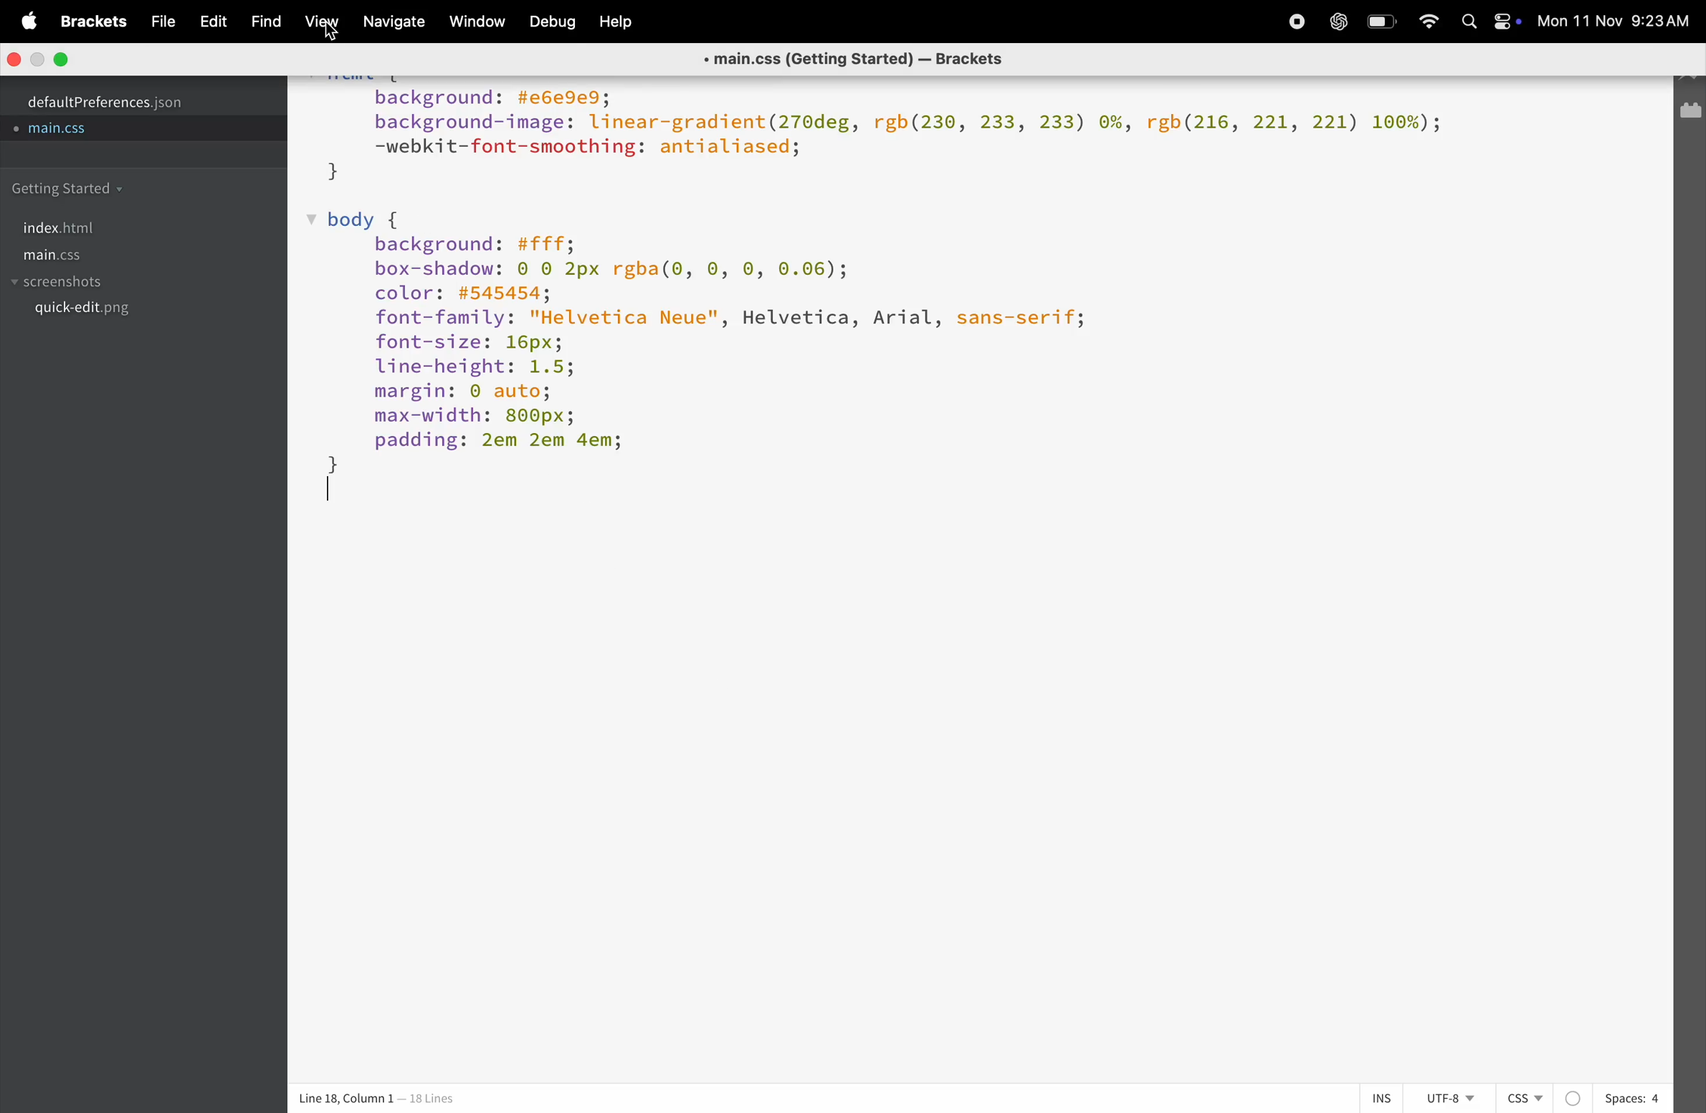 The height and width of the screenshot is (1113, 1706). What do you see at coordinates (78, 255) in the screenshot?
I see `main.css` at bounding box center [78, 255].